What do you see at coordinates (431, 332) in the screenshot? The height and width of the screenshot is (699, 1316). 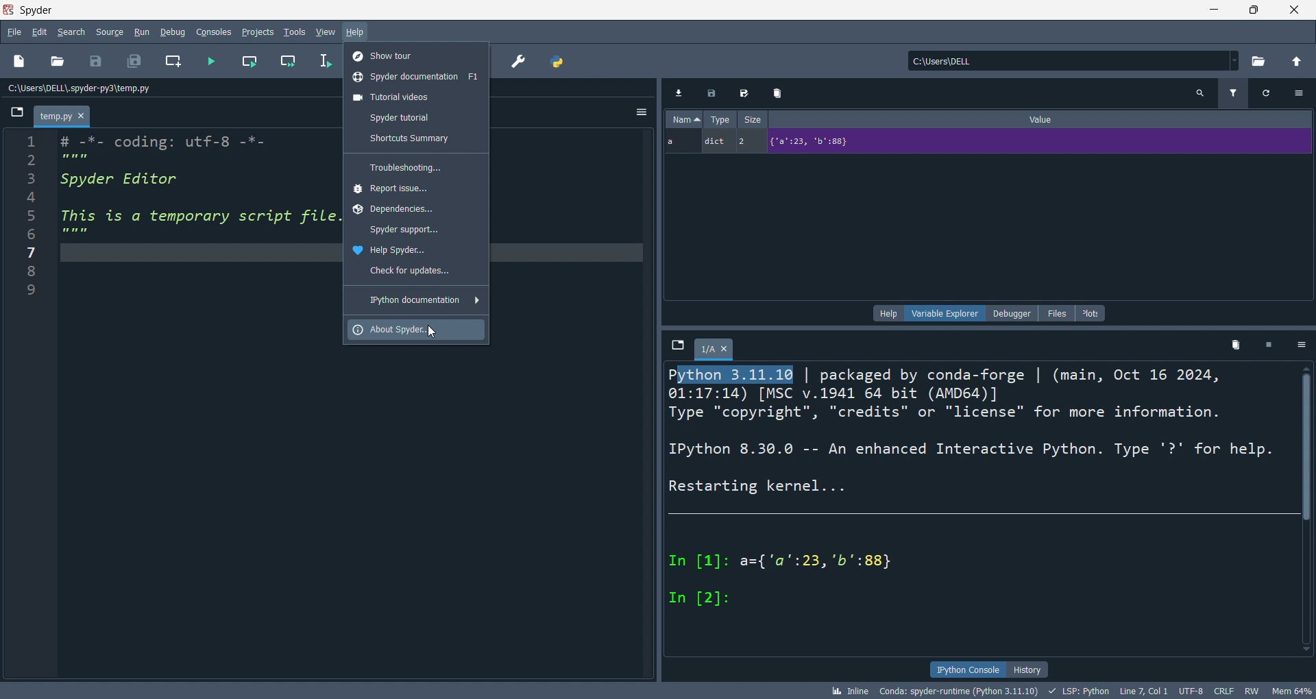 I see `cursor` at bounding box center [431, 332].